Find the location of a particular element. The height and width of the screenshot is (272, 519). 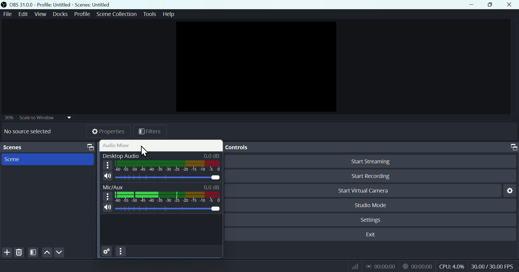

Studio mode is located at coordinates (370, 205).